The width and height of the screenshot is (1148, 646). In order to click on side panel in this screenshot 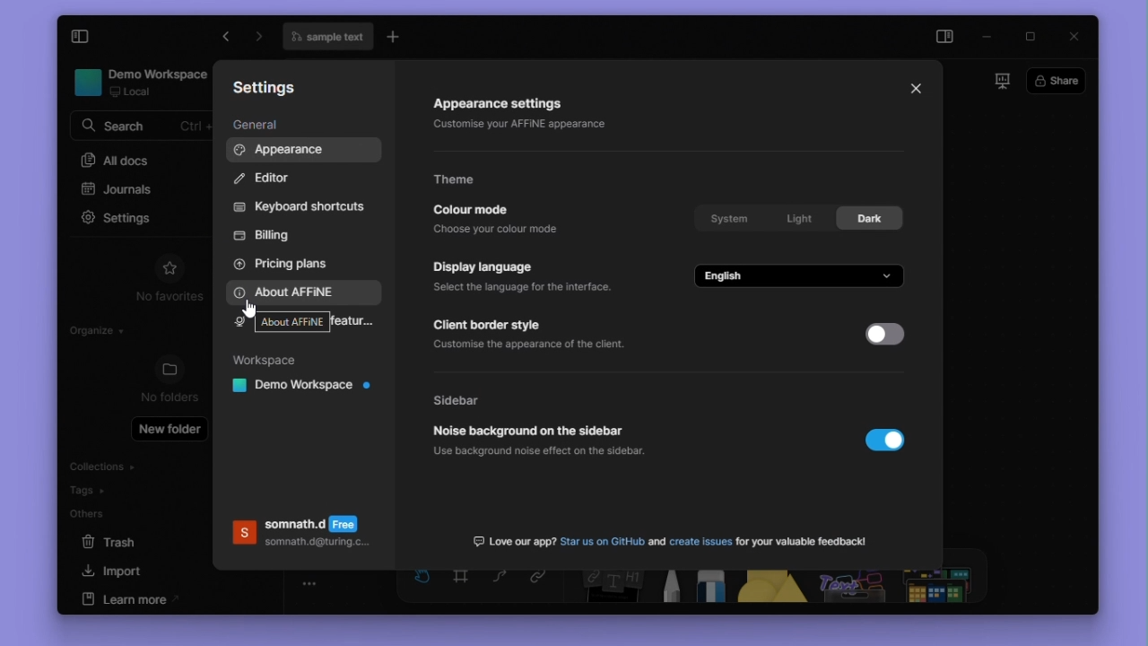, I will do `click(948, 36)`.